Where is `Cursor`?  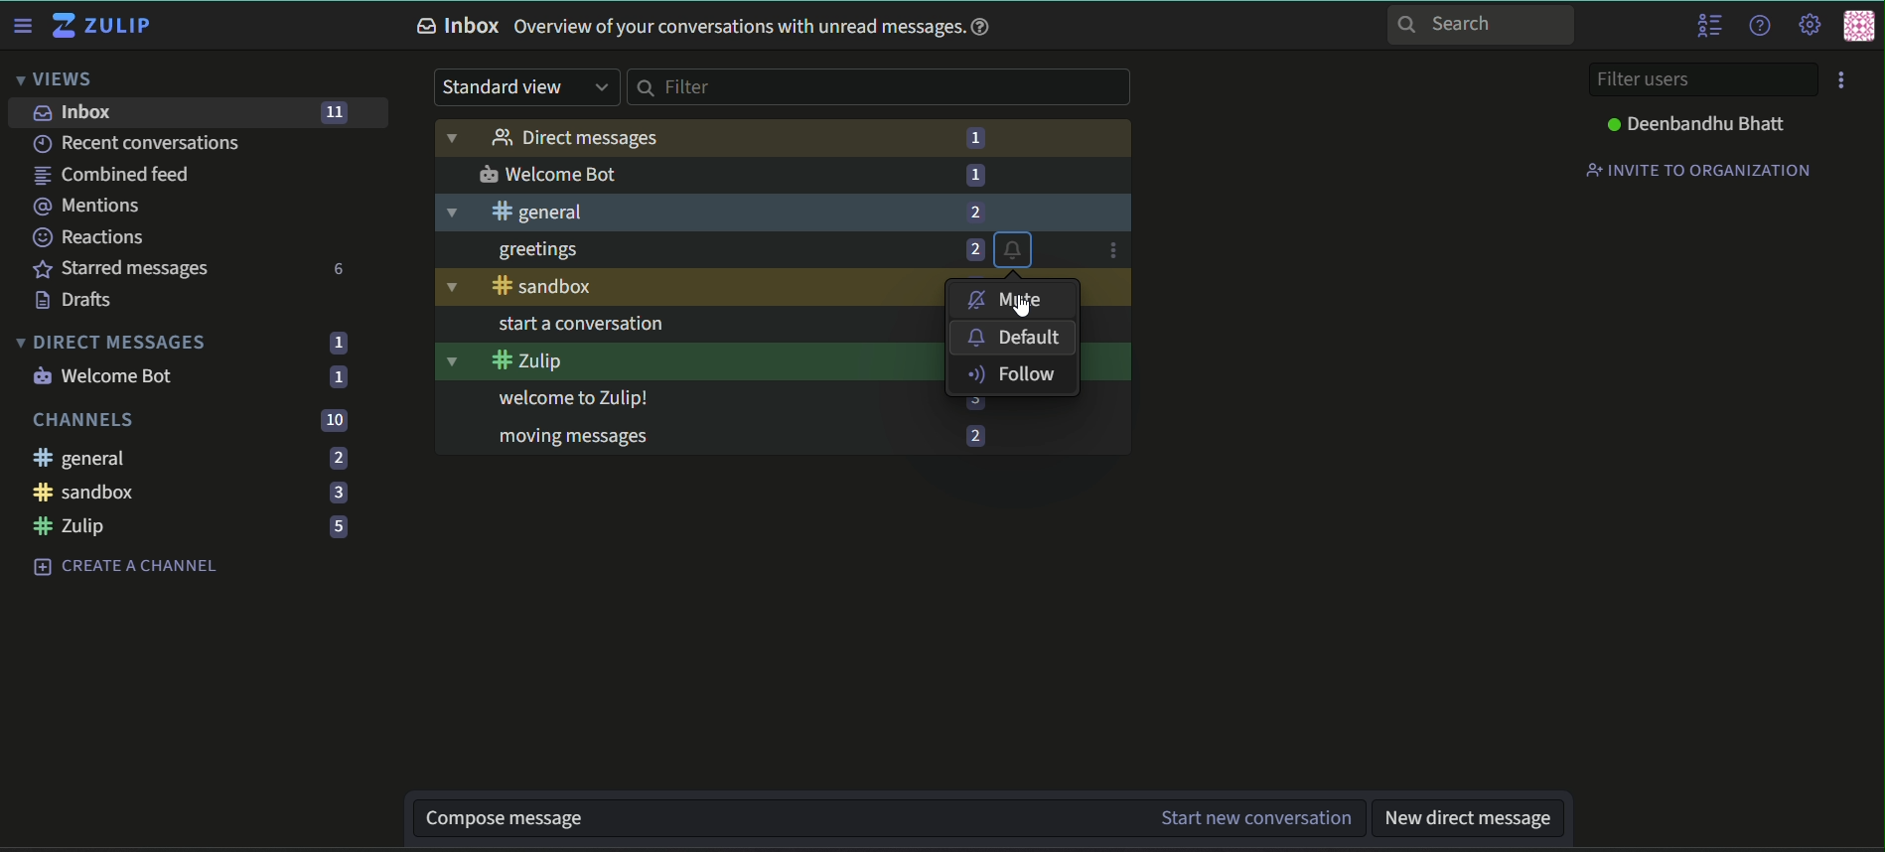 Cursor is located at coordinates (1027, 312).